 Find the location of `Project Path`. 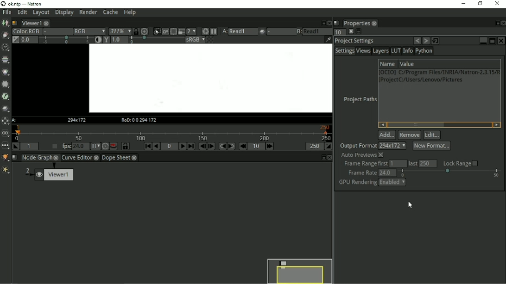

Project Path is located at coordinates (439, 77).